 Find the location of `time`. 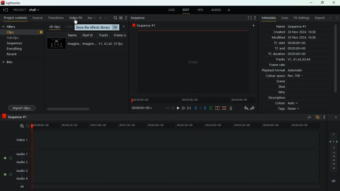

time is located at coordinates (193, 100).